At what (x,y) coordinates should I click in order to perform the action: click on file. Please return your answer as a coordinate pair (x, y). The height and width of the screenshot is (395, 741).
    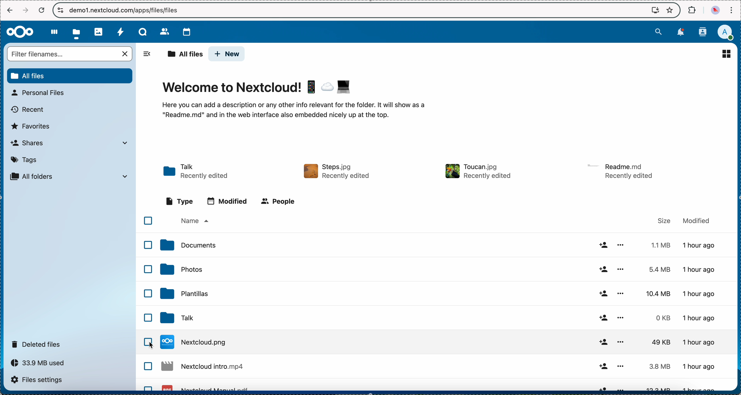
    Looking at the image, I should click on (338, 171).